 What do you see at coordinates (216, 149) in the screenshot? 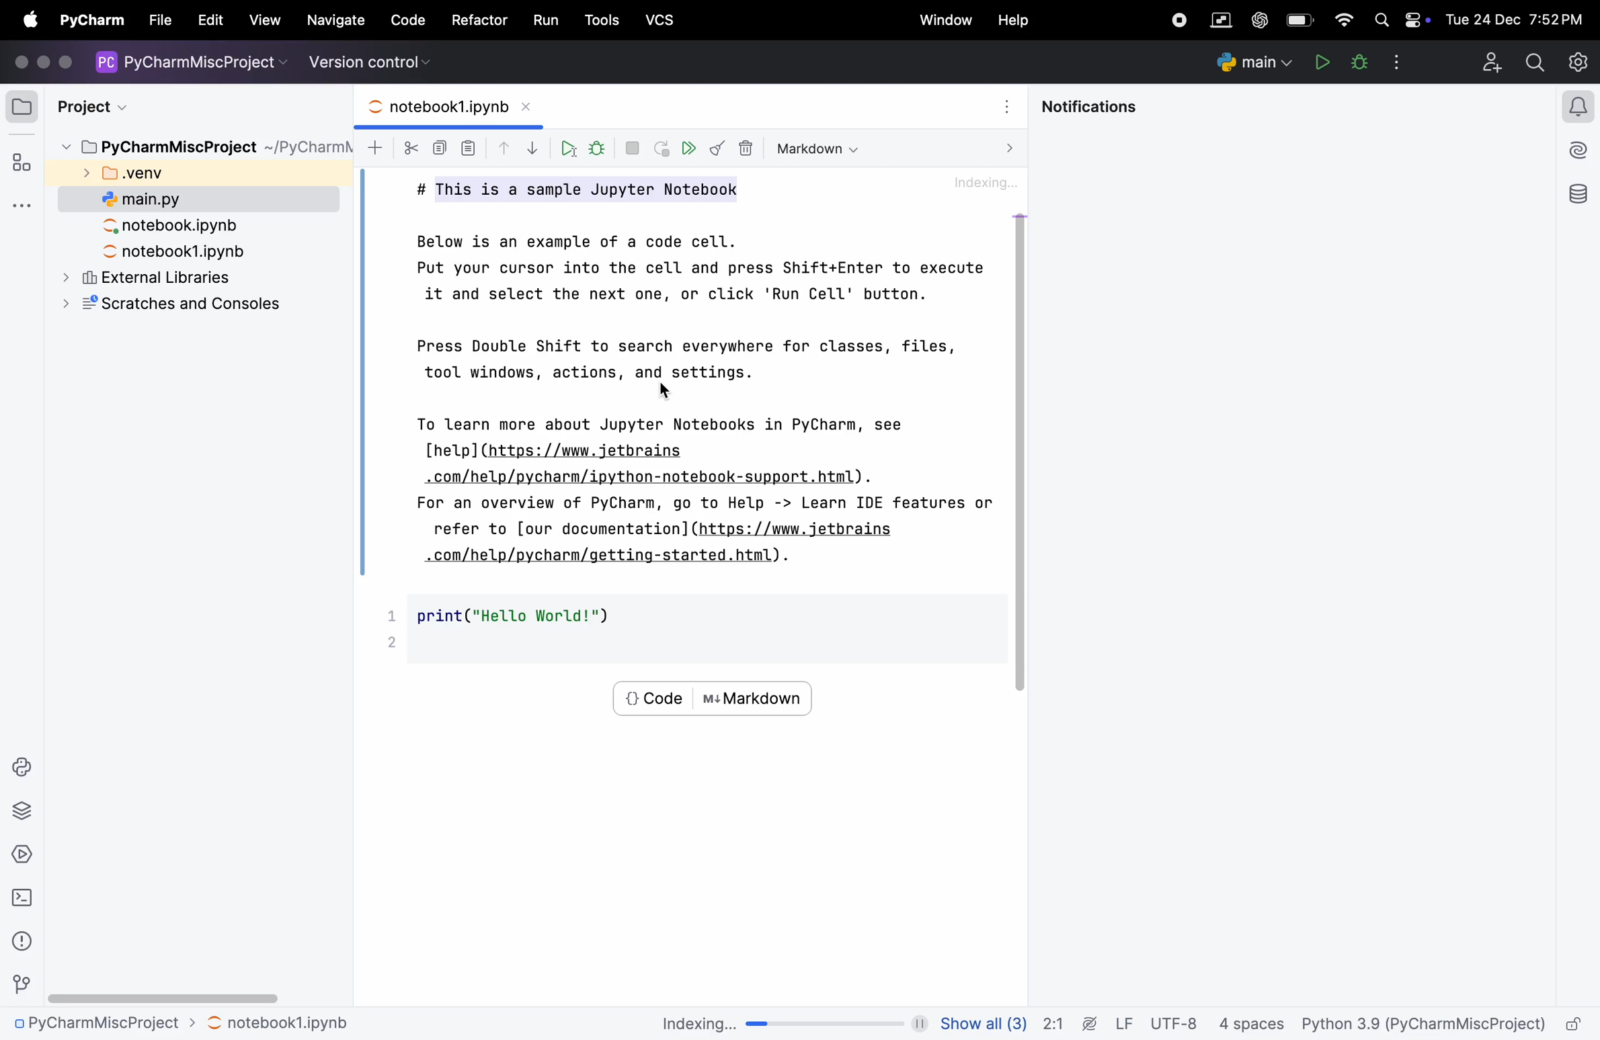
I see `PyCharmMiscProject ~/PyCharm` at bounding box center [216, 149].